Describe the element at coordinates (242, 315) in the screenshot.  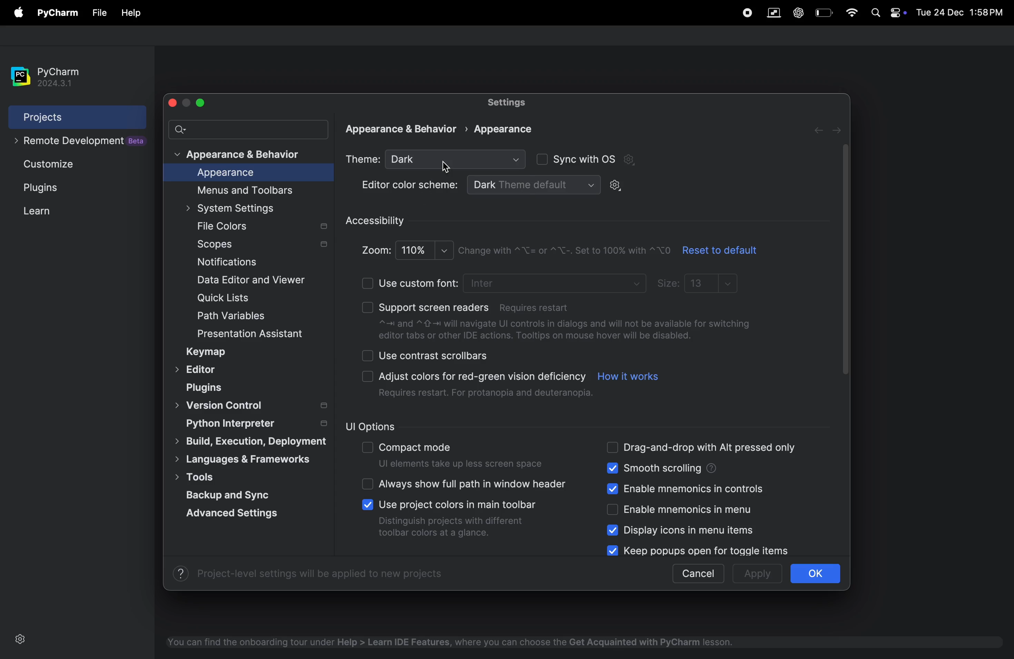
I see `path and variables` at that location.